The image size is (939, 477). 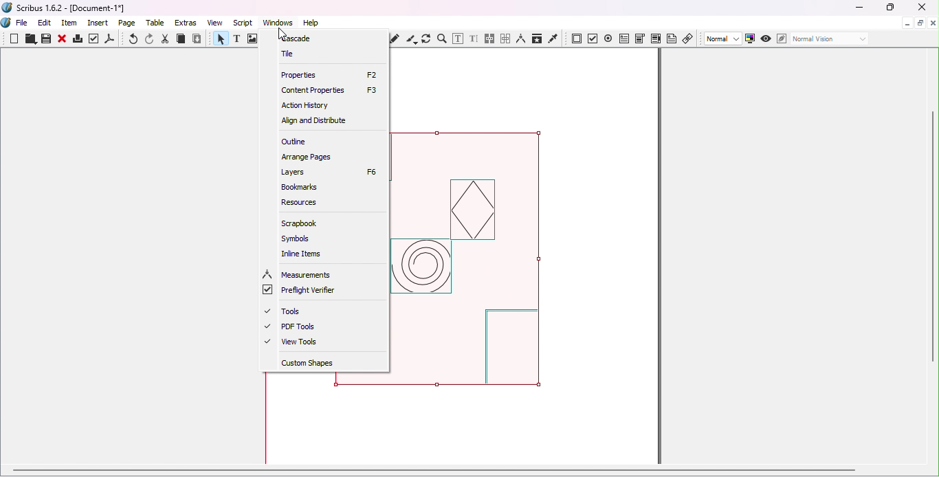 What do you see at coordinates (859, 8) in the screenshot?
I see `Minimize` at bounding box center [859, 8].